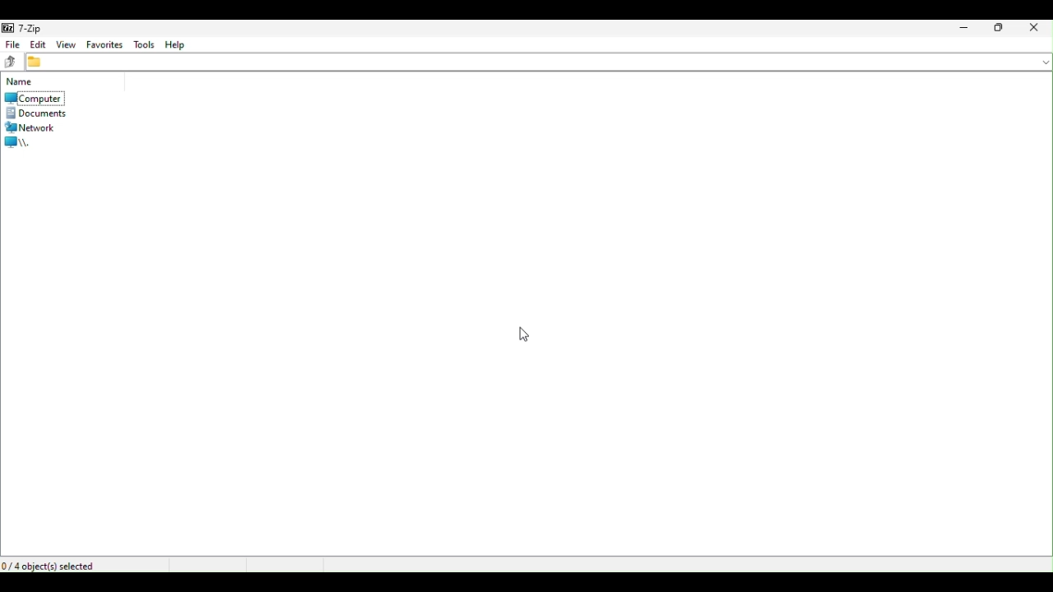 This screenshot has width=1053, height=592. What do you see at coordinates (1038, 28) in the screenshot?
I see `Close ` at bounding box center [1038, 28].